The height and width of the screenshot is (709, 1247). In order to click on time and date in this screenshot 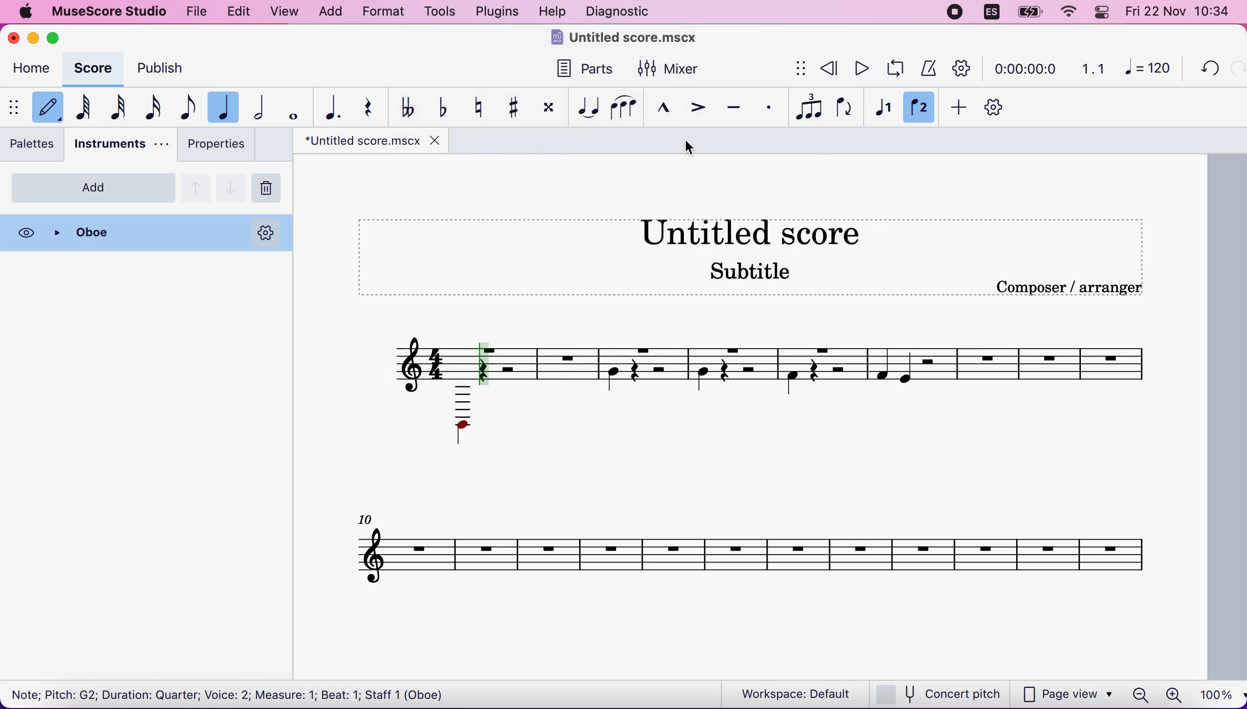, I will do `click(1181, 13)`.